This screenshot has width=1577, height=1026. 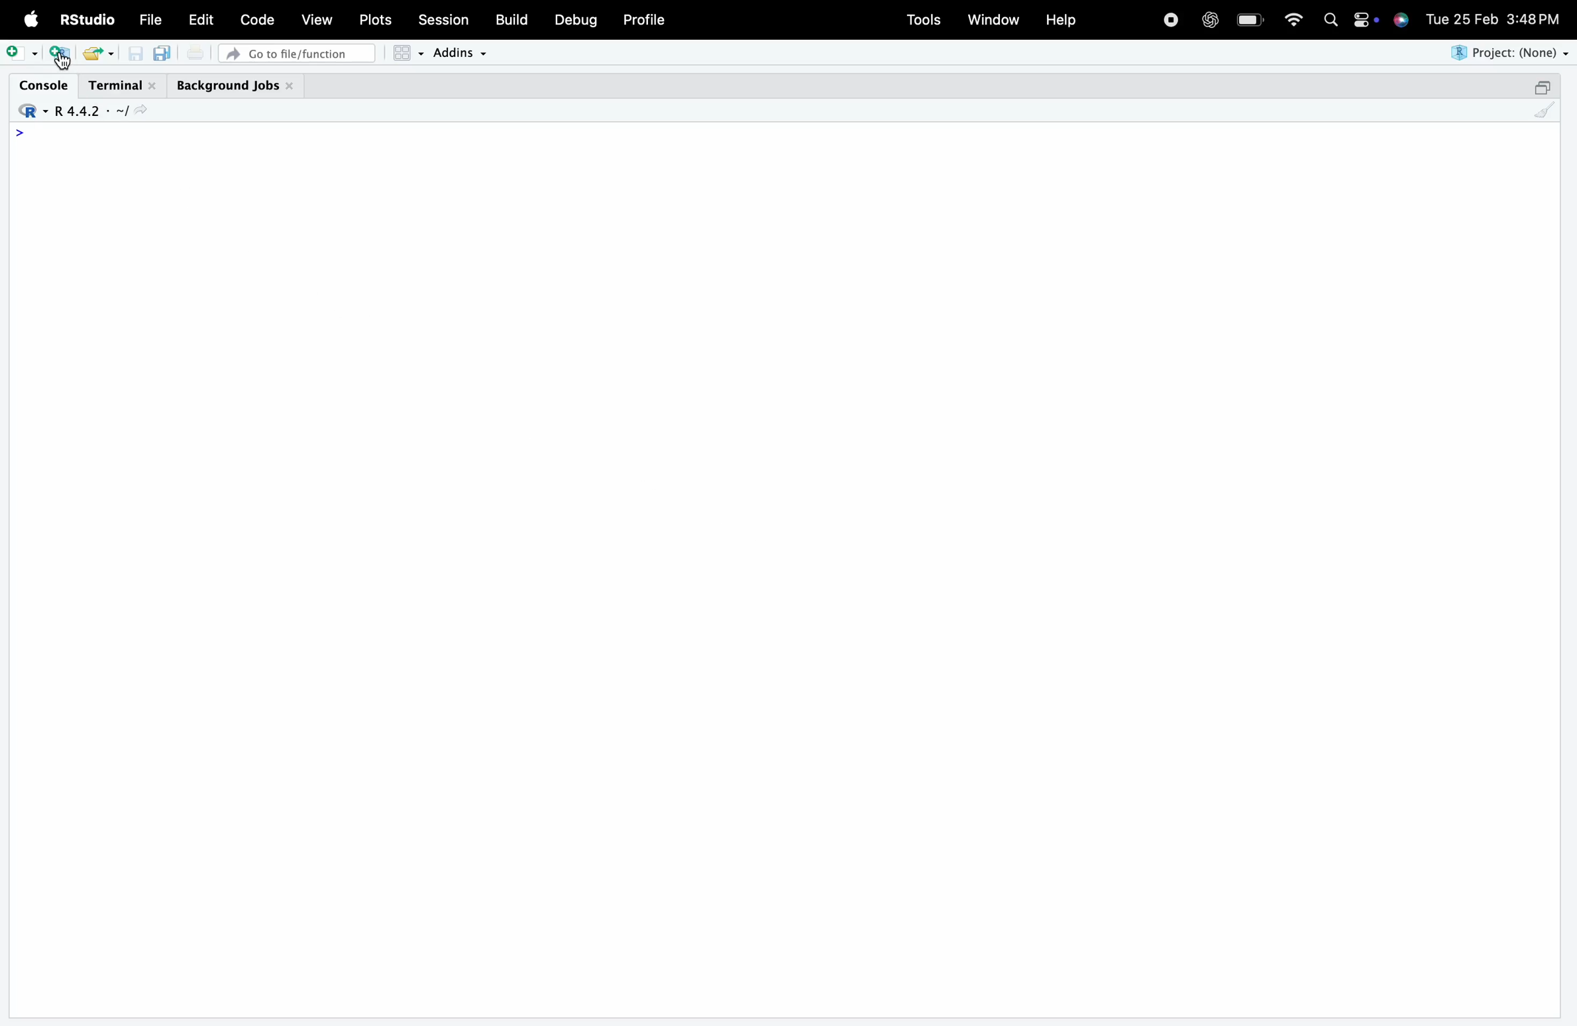 What do you see at coordinates (85, 19) in the screenshot?
I see `RStudio` at bounding box center [85, 19].